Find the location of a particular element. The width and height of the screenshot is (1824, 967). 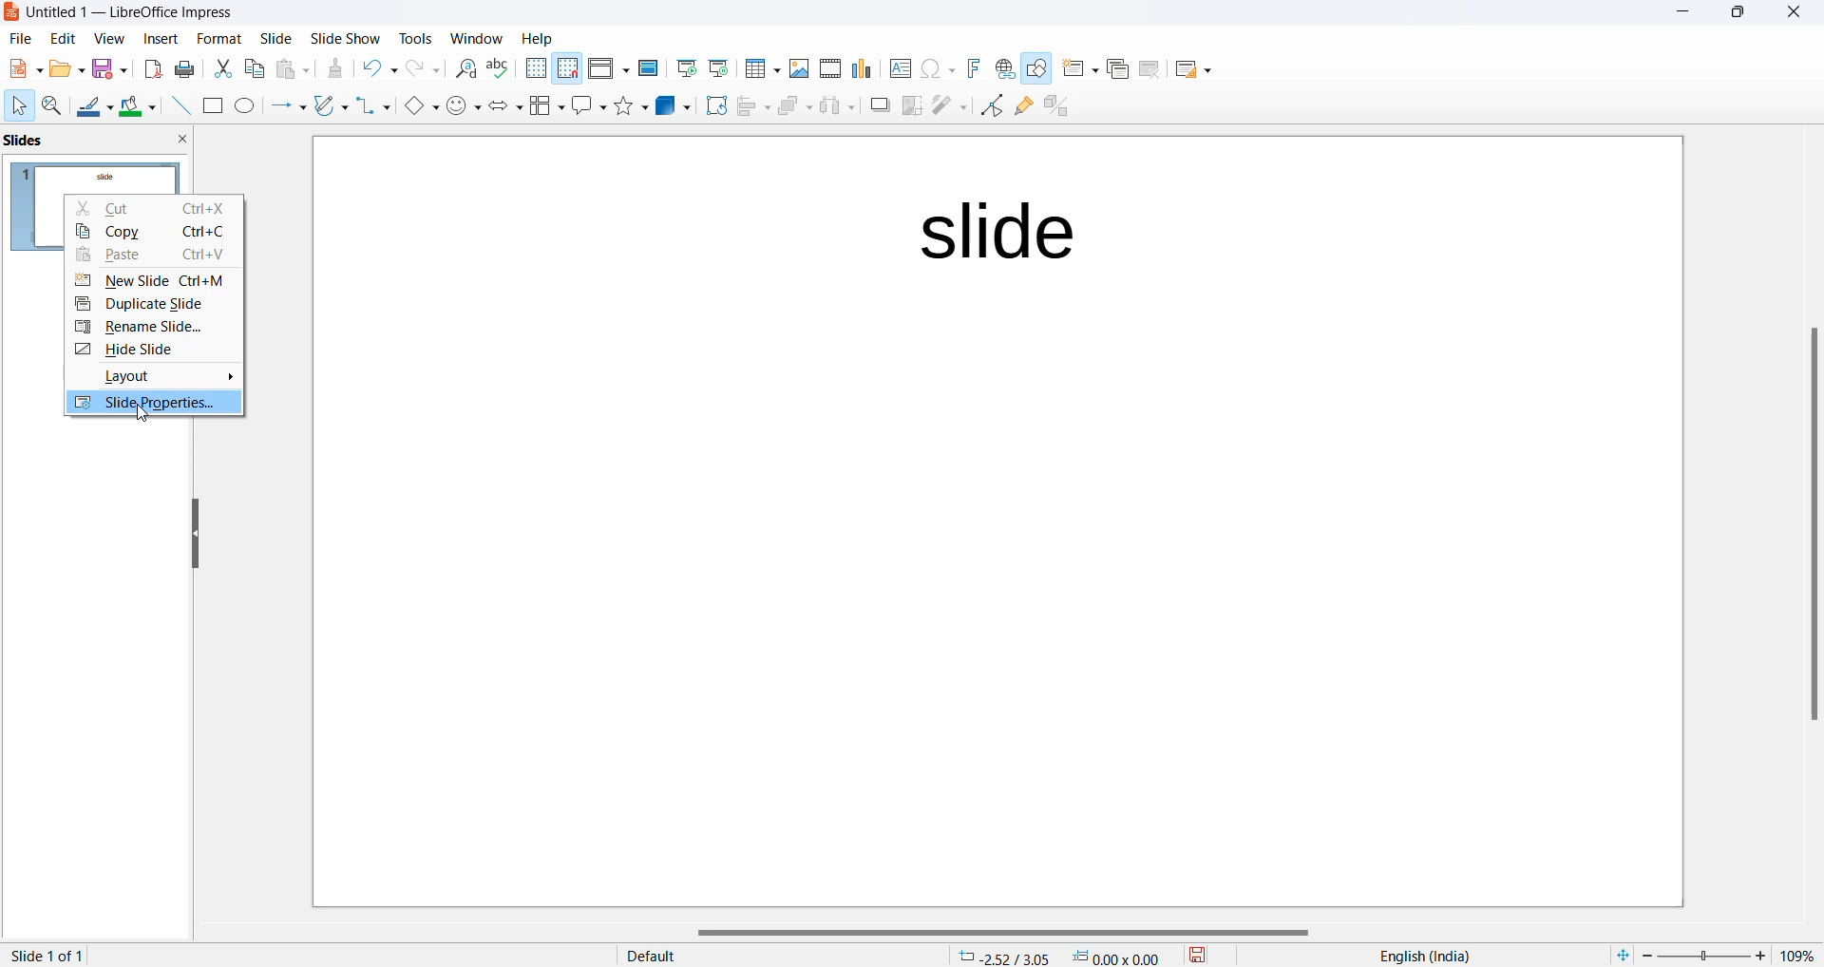

copy options is located at coordinates (256, 70).